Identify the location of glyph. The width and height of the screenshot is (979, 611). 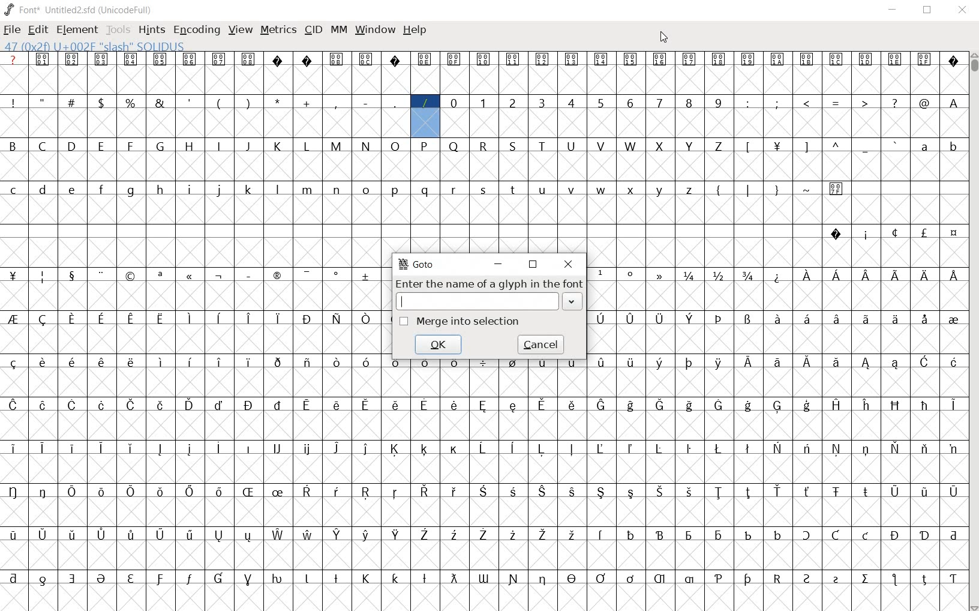
(719, 536).